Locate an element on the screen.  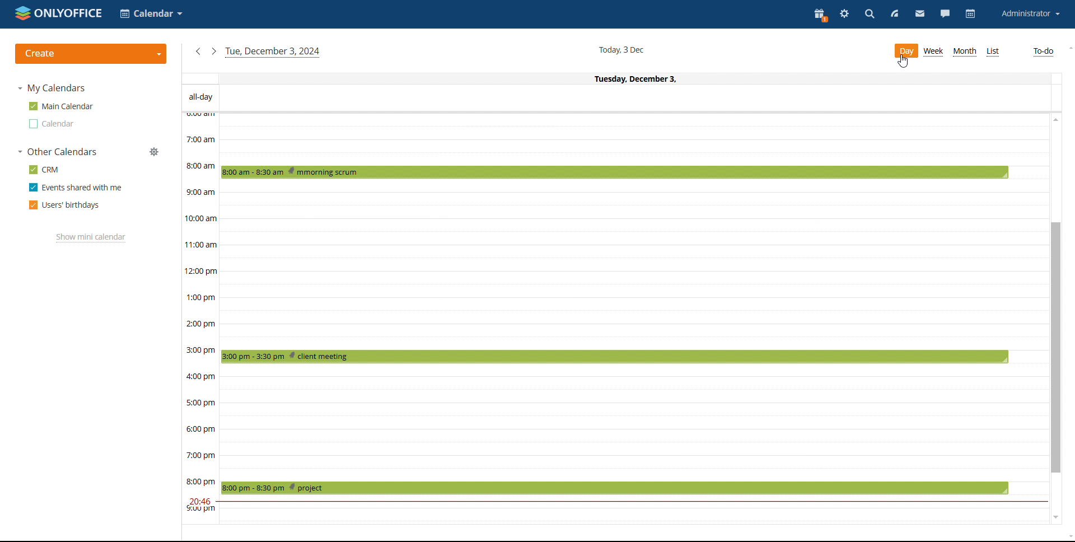
meetings is located at coordinates (614, 329).